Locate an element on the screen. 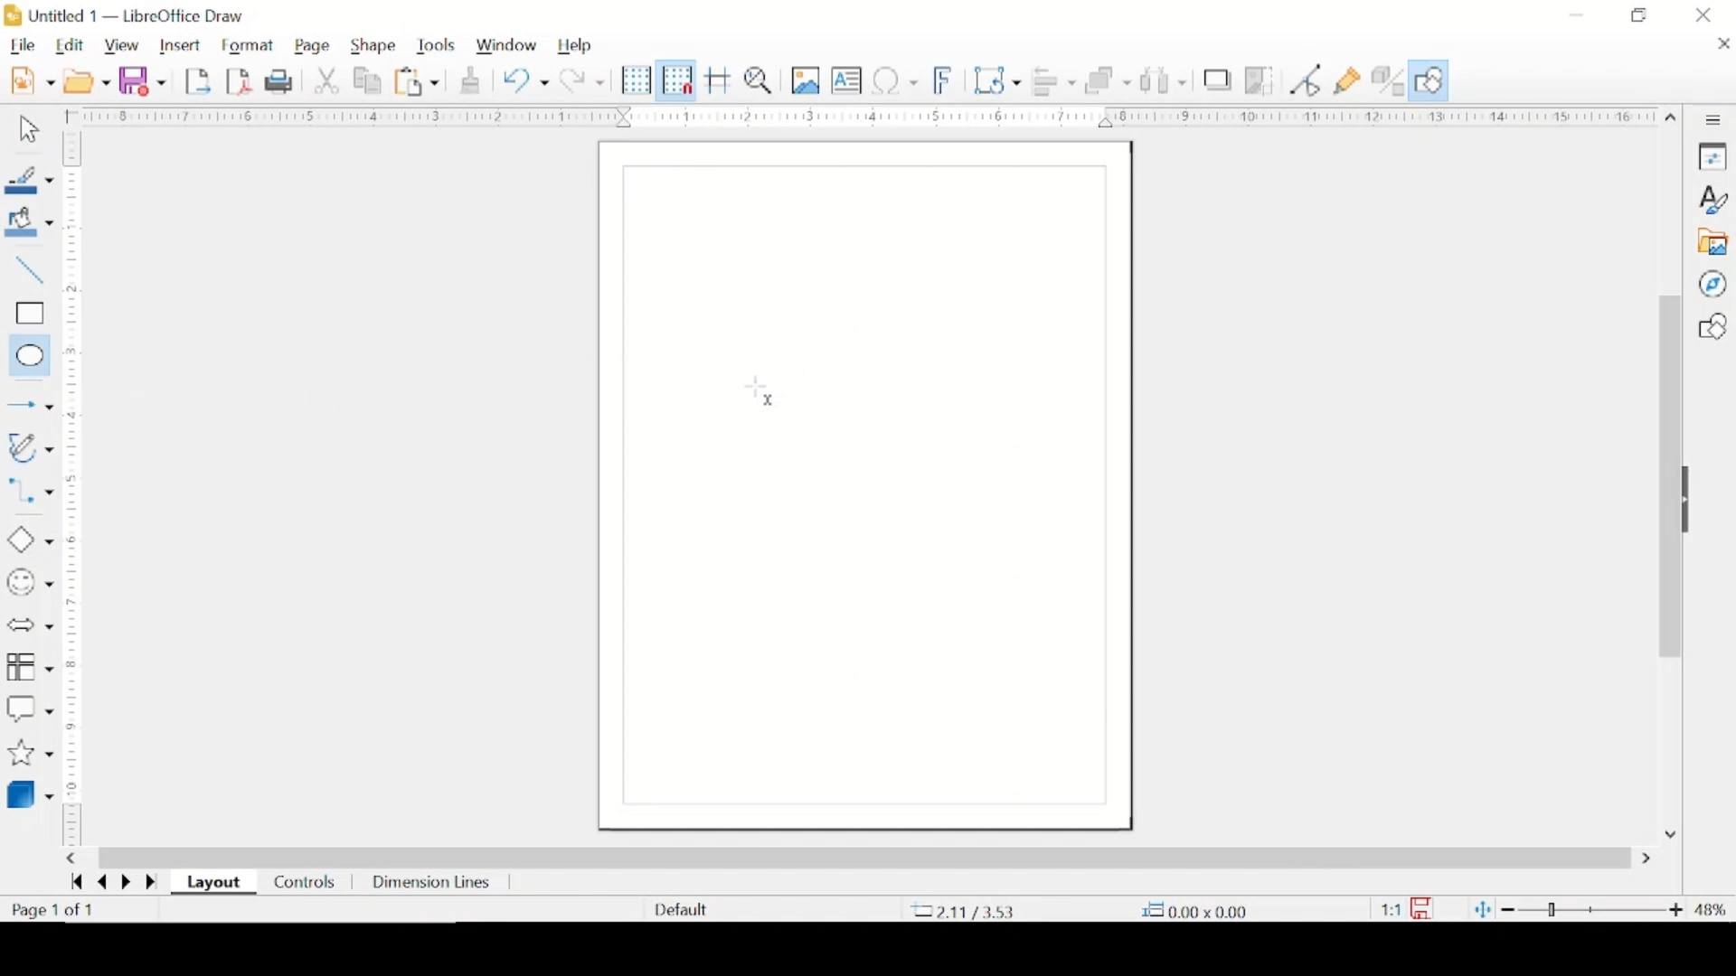 Image resolution: width=1736 pixels, height=976 pixels.  is located at coordinates (25, 401).